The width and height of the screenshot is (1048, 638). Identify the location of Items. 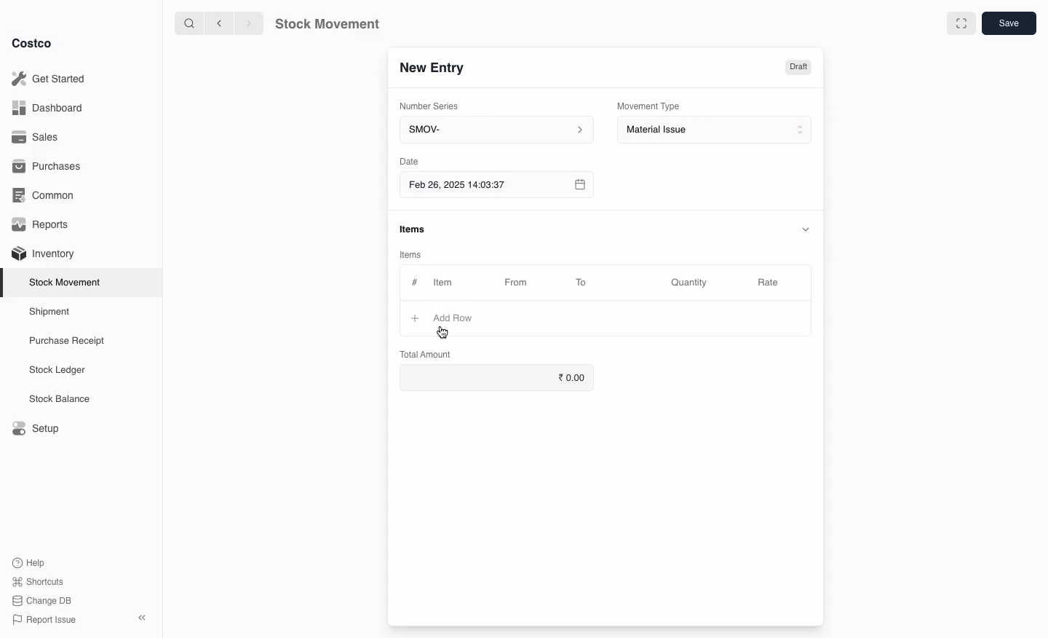
(409, 254).